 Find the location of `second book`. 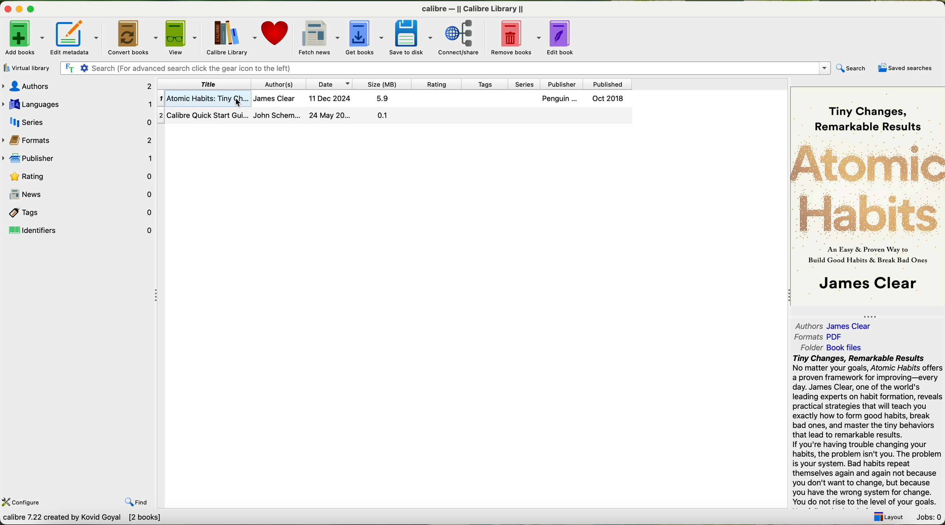

second book is located at coordinates (394, 115).